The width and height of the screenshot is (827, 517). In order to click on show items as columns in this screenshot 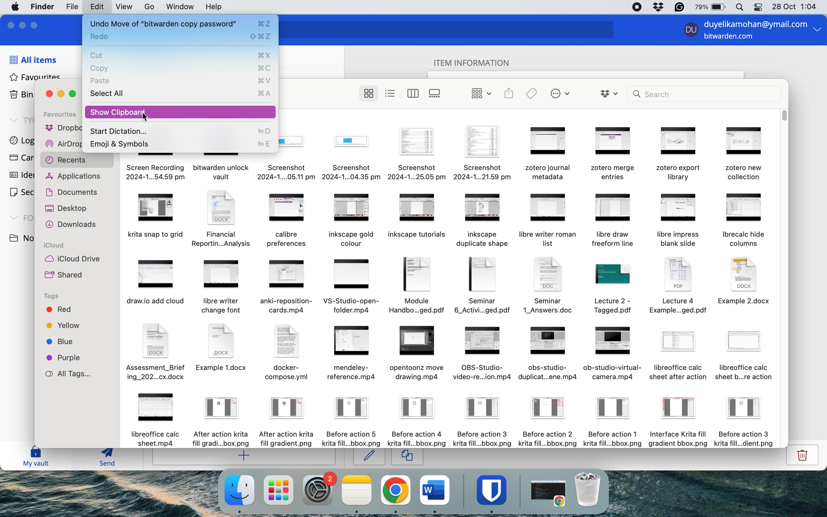, I will do `click(413, 93)`.